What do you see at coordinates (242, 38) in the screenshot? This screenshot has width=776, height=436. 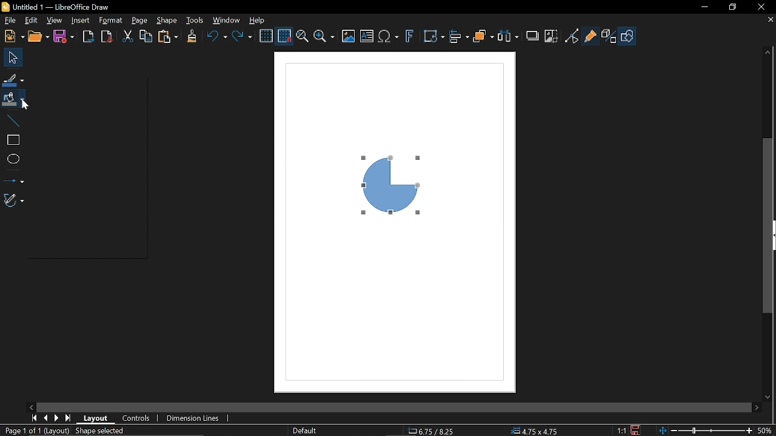 I see `Redo` at bounding box center [242, 38].